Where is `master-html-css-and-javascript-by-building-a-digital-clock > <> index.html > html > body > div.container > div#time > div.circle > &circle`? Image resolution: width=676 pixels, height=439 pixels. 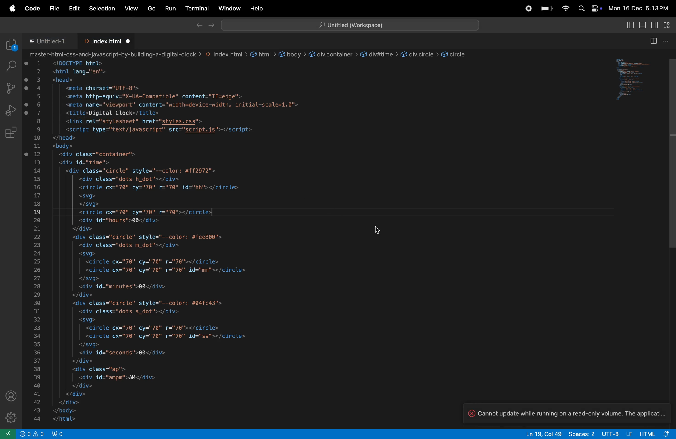 master-html-css-and-javascript-by-building-a-digital-clock > <> index.html > html > body > div.container > div#time > div.circle > &circle is located at coordinates (251, 54).